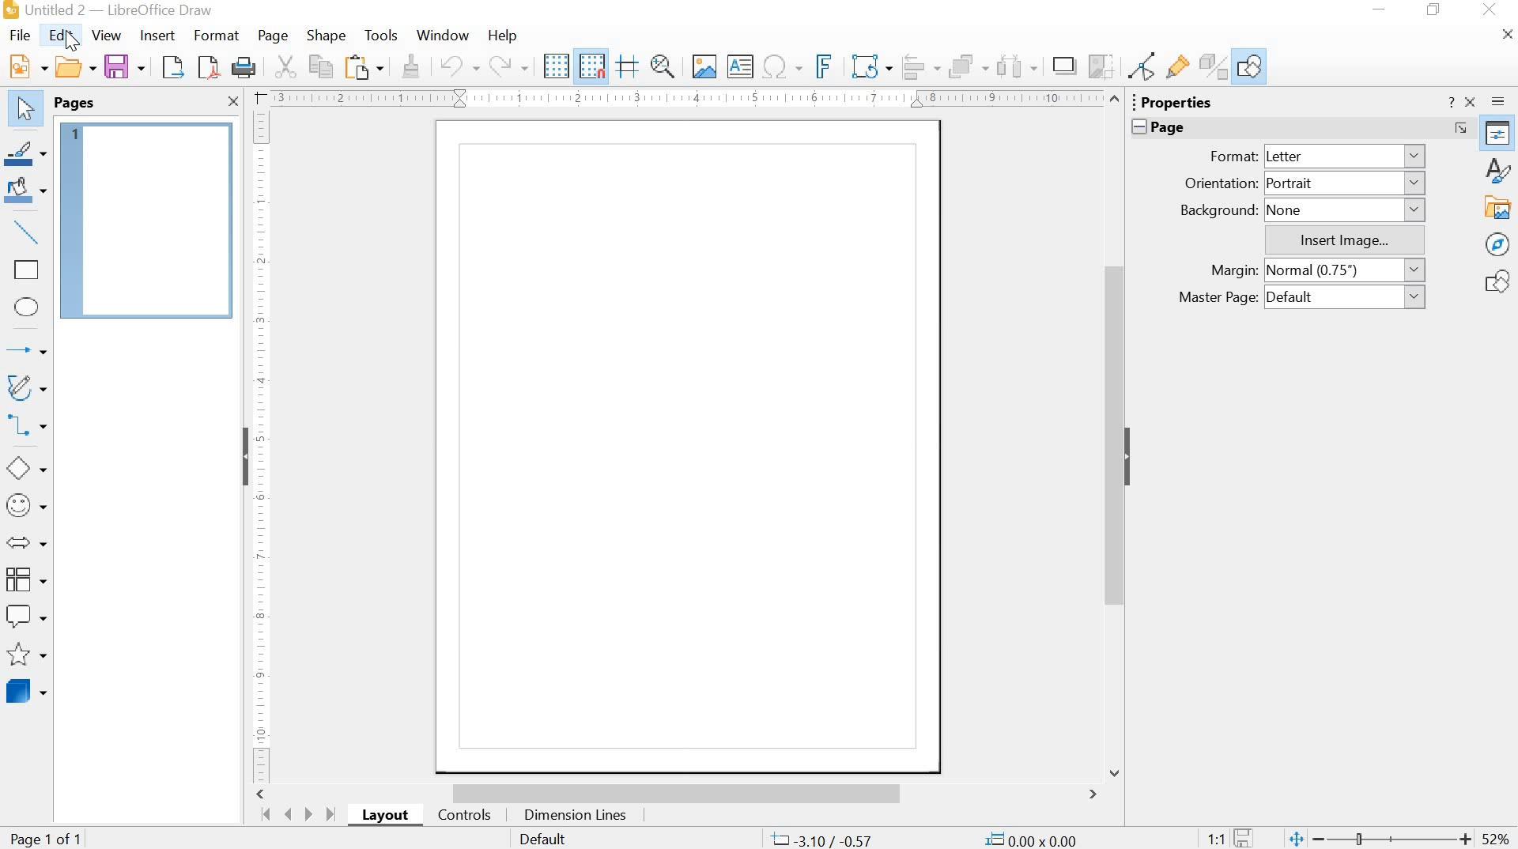  Describe the element at coordinates (148, 221) in the screenshot. I see `Page 1` at that location.